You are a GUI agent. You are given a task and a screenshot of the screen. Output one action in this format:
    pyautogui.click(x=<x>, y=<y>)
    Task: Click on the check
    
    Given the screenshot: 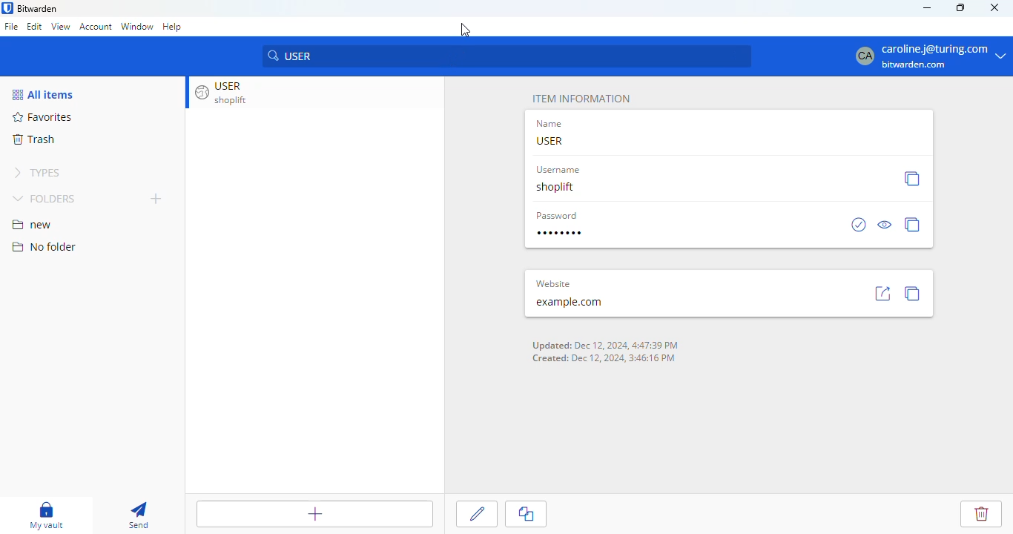 What is the action you would take?
    pyautogui.click(x=855, y=224)
    